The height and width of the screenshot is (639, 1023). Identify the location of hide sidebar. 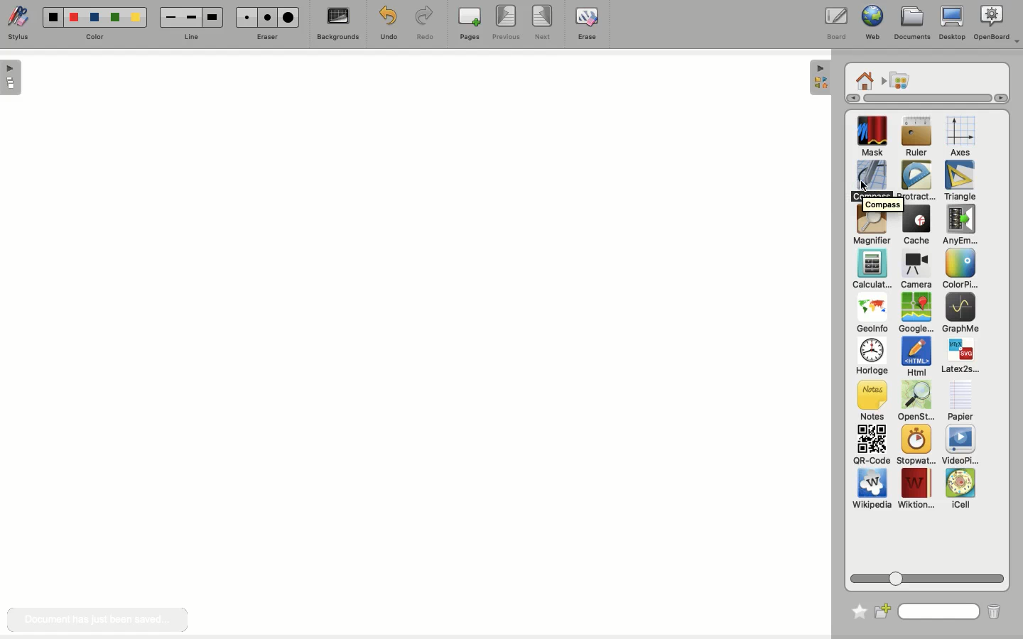
(818, 77).